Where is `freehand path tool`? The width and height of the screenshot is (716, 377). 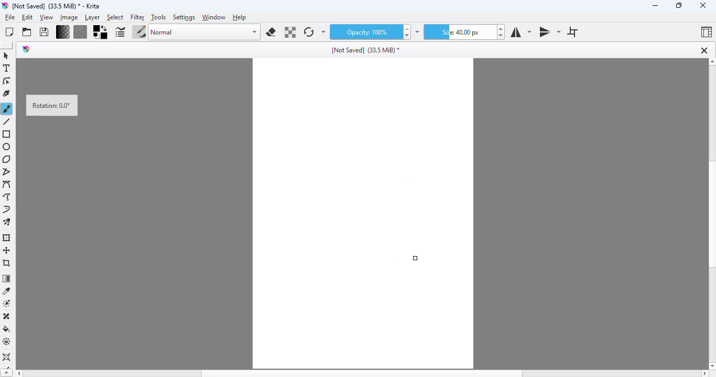 freehand path tool is located at coordinates (8, 197).